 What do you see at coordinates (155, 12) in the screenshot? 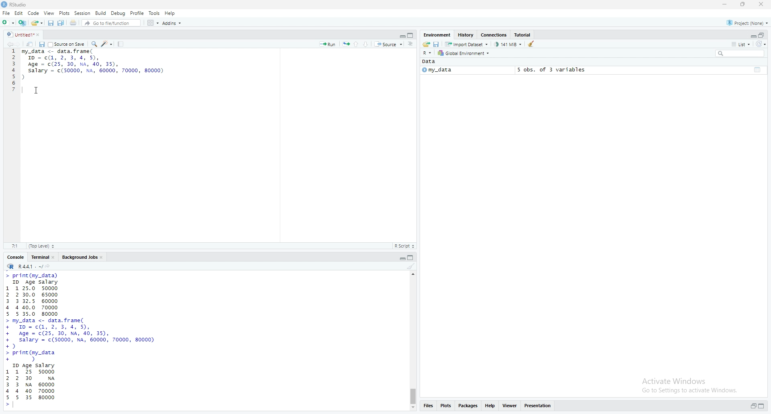
I see `Tools` at bounding box center [155, 12].